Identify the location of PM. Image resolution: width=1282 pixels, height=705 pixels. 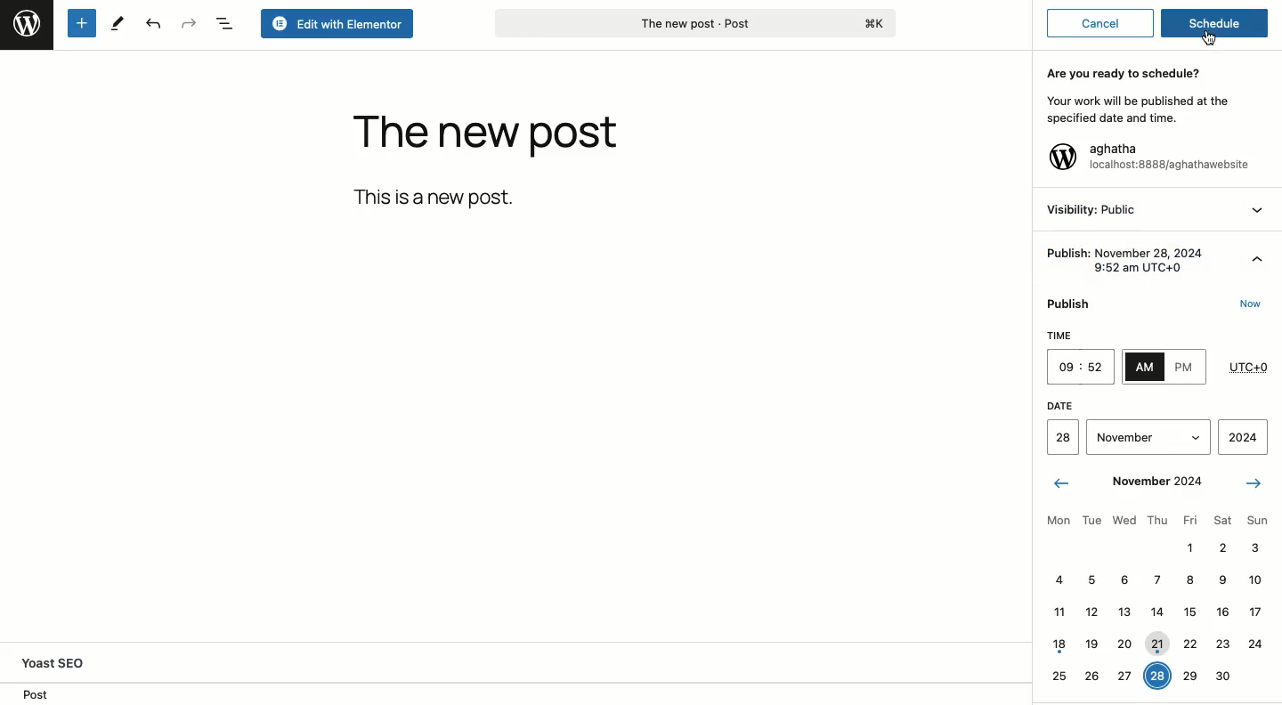
(1185, 368).